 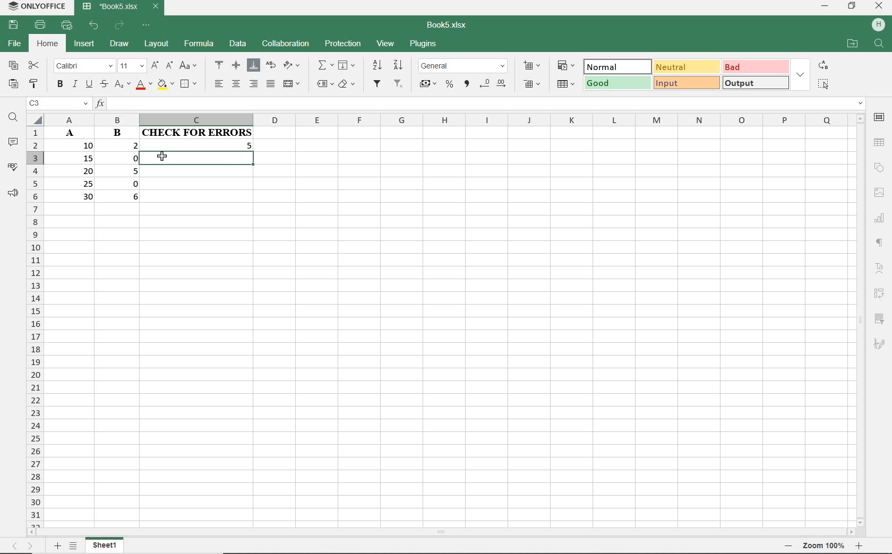 What do you see at coordinates (685, 66) in the screenshot?
I see `NEUTRAL` at bounding box center [685, 66].